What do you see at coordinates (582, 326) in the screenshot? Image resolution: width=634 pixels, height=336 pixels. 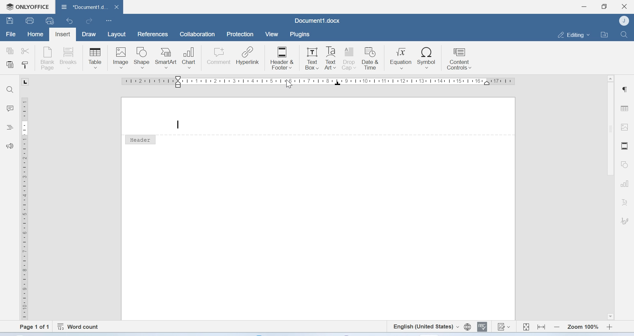 I see `Zoom` at bounding box center [582, 326].